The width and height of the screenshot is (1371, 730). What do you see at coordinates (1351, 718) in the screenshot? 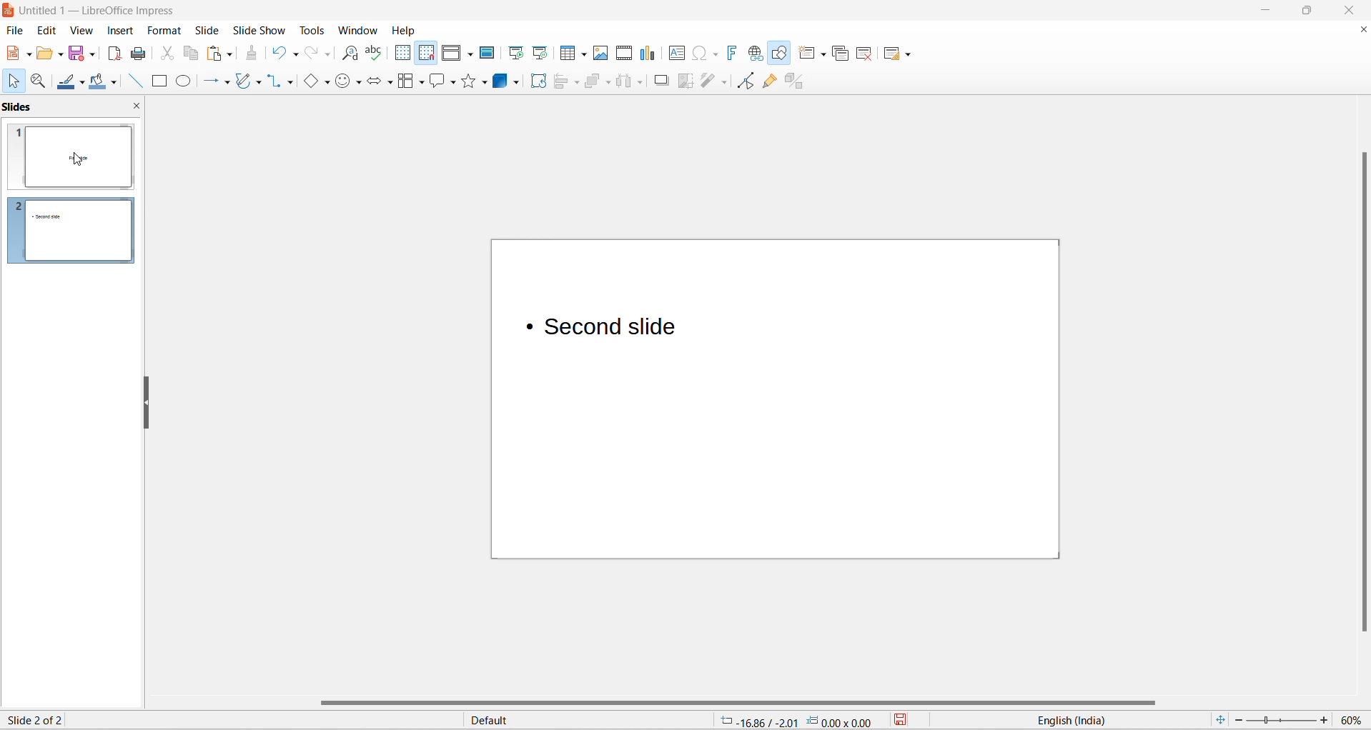
I see `zoom percentage` at bounding box center [1351, 718].